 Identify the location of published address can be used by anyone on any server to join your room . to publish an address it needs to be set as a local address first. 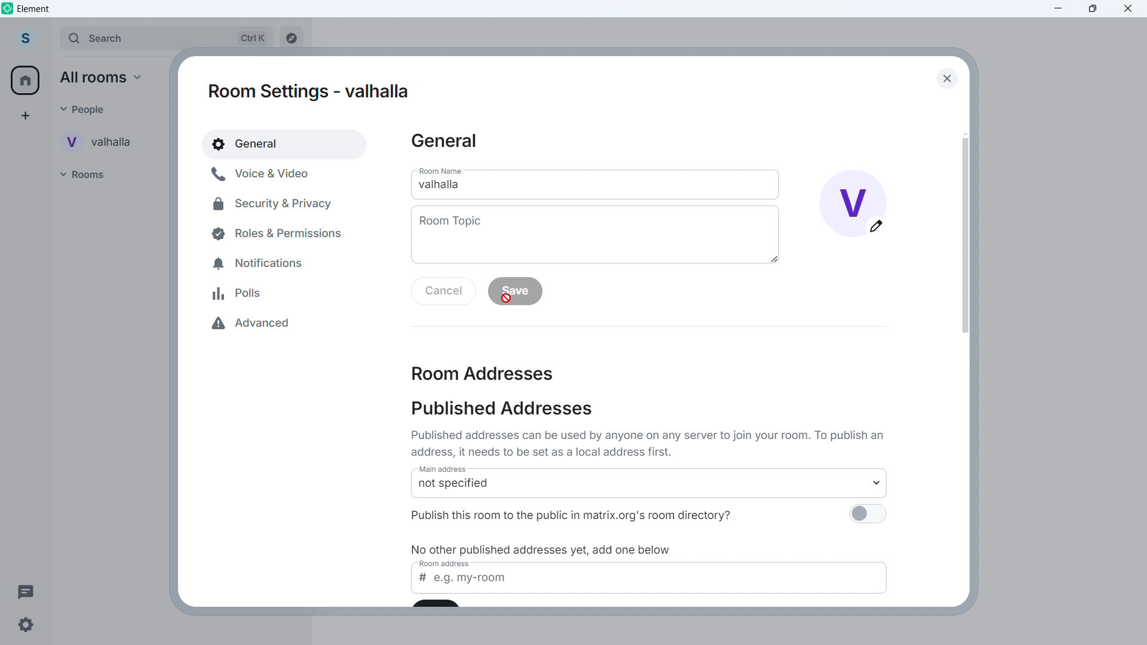
(651, 443).